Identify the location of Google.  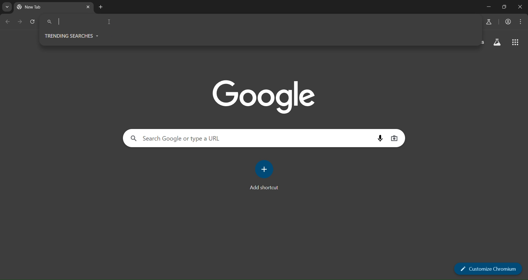
(264, 95).